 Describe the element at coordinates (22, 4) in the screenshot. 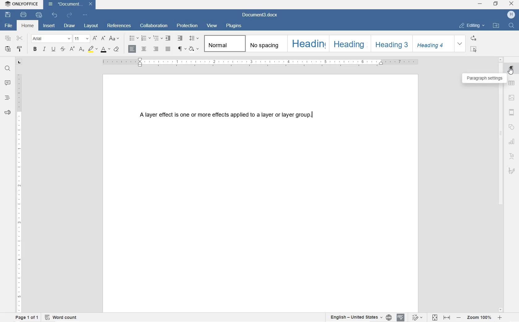

I see `SYSTEM NAME` at that location.